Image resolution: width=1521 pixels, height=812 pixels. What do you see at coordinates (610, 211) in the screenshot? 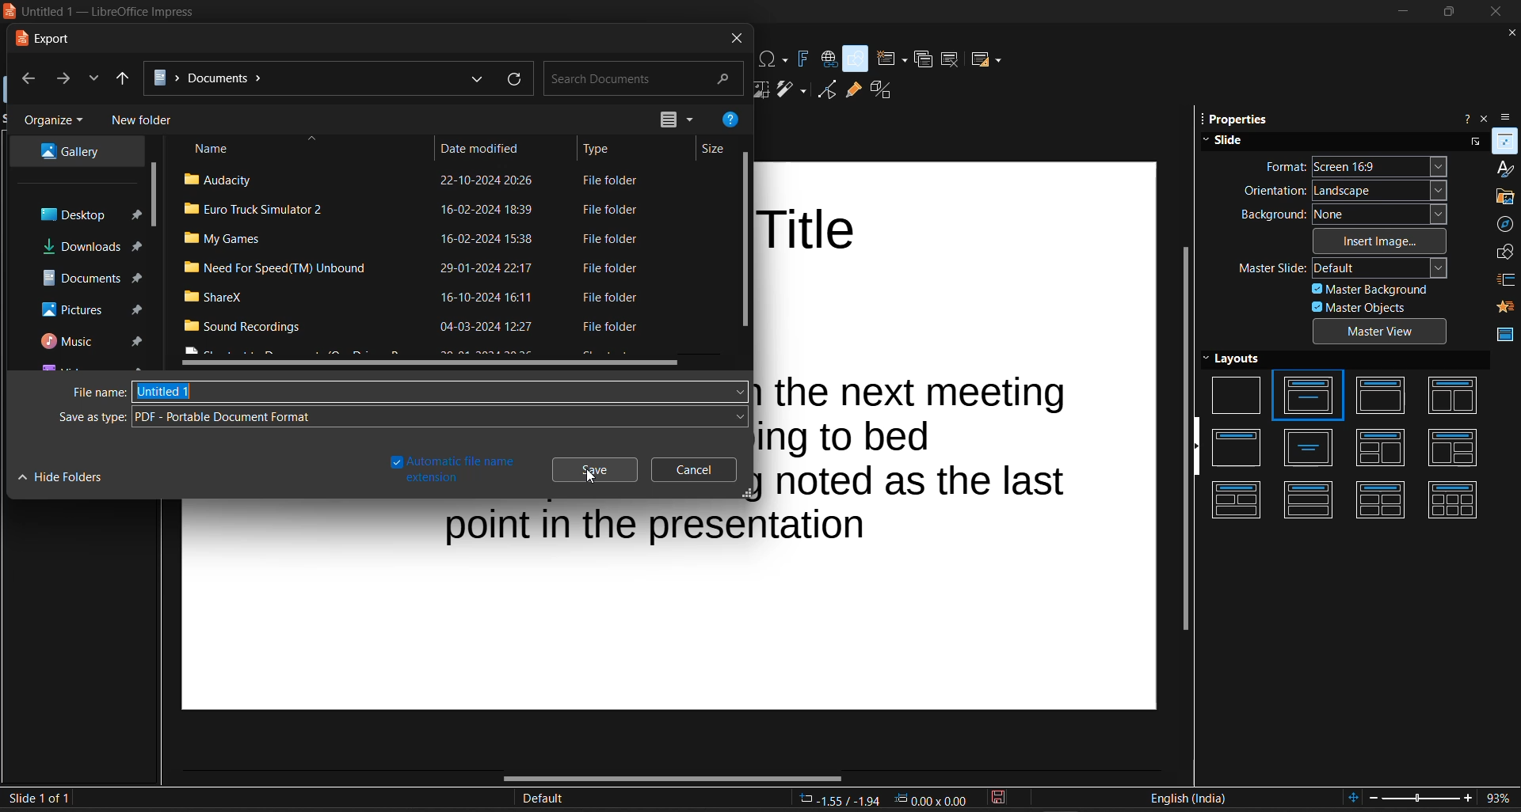
I see `File folder` at bounding box center [610, 211].